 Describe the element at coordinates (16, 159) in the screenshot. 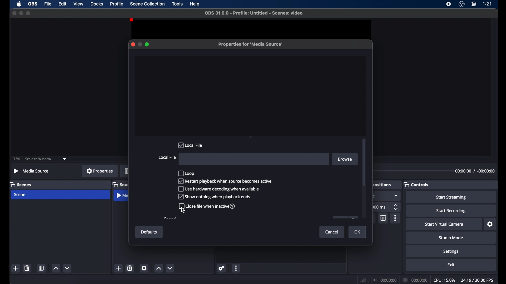

I see `73%` at that location.